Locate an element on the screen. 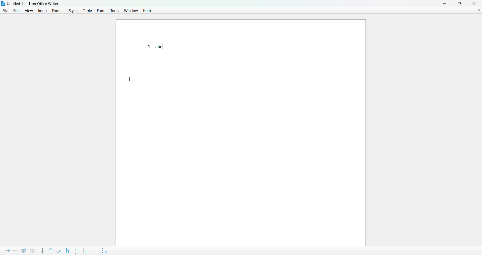 Image resolution: width=482 pixels, height=255 pixels. demote outline level is located at coordinates (7, 250).